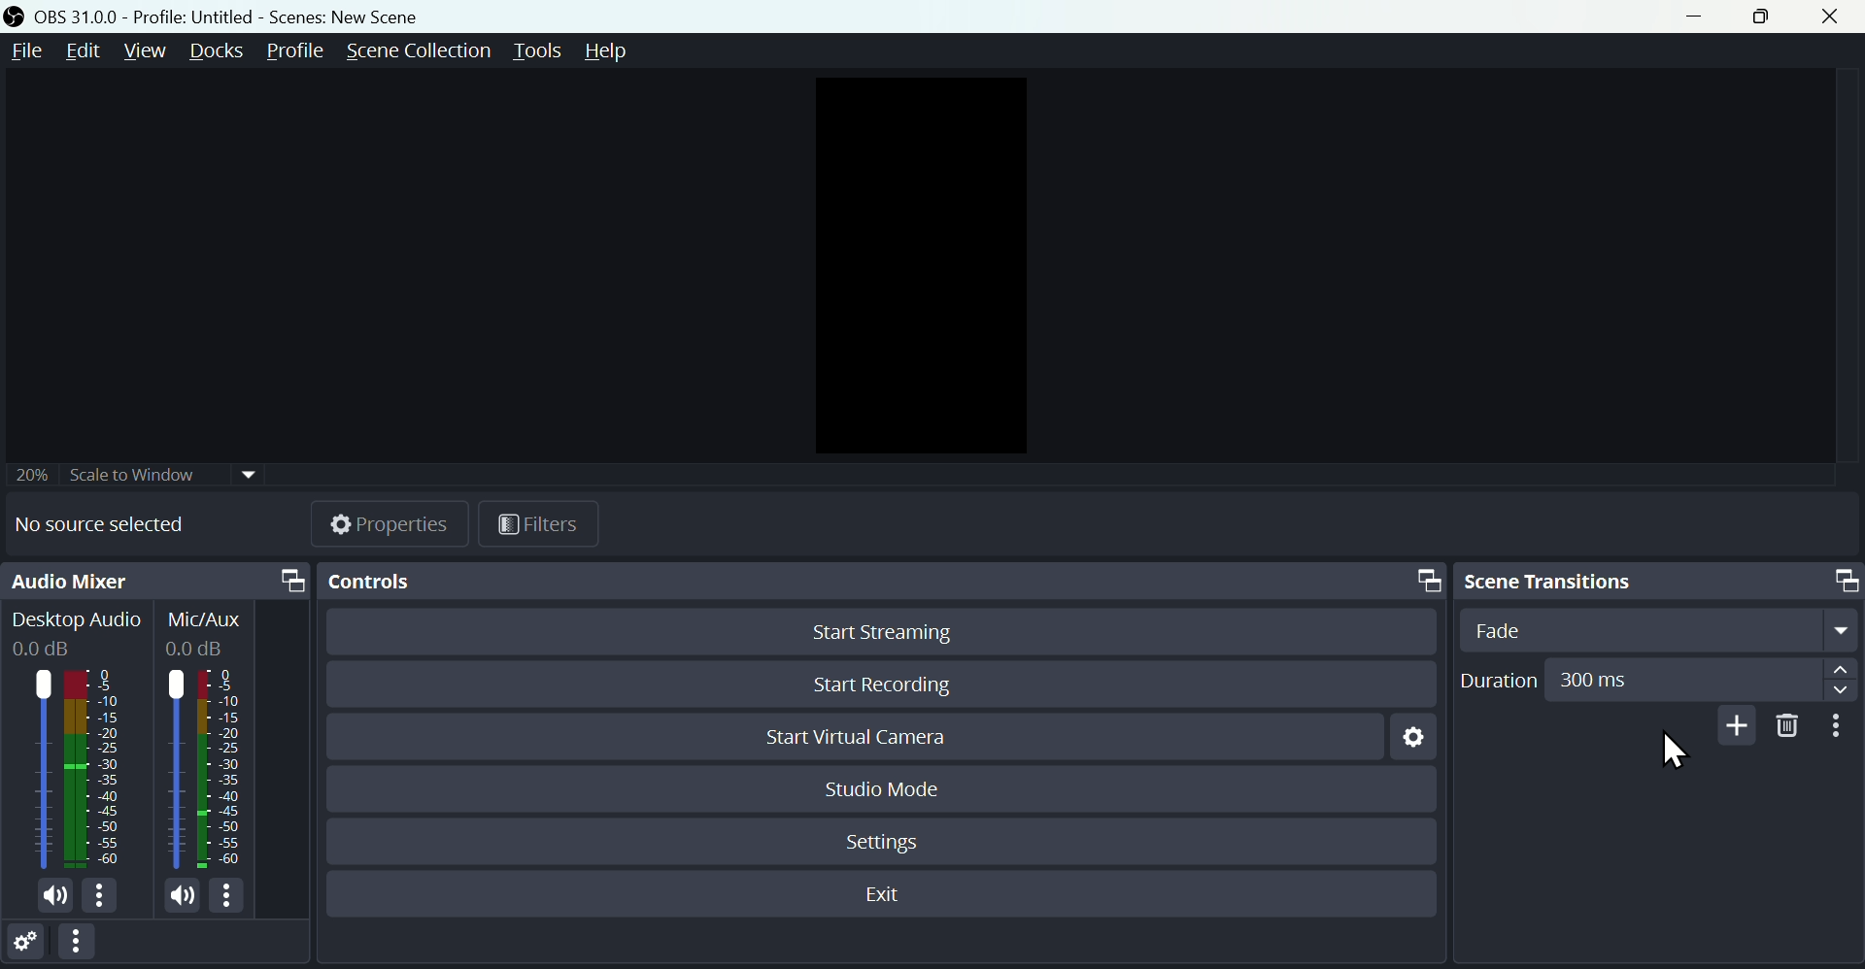 Image resolution: width=1865 pixels, height=969 pixels. I want to click on Settings, so click(887, 843).